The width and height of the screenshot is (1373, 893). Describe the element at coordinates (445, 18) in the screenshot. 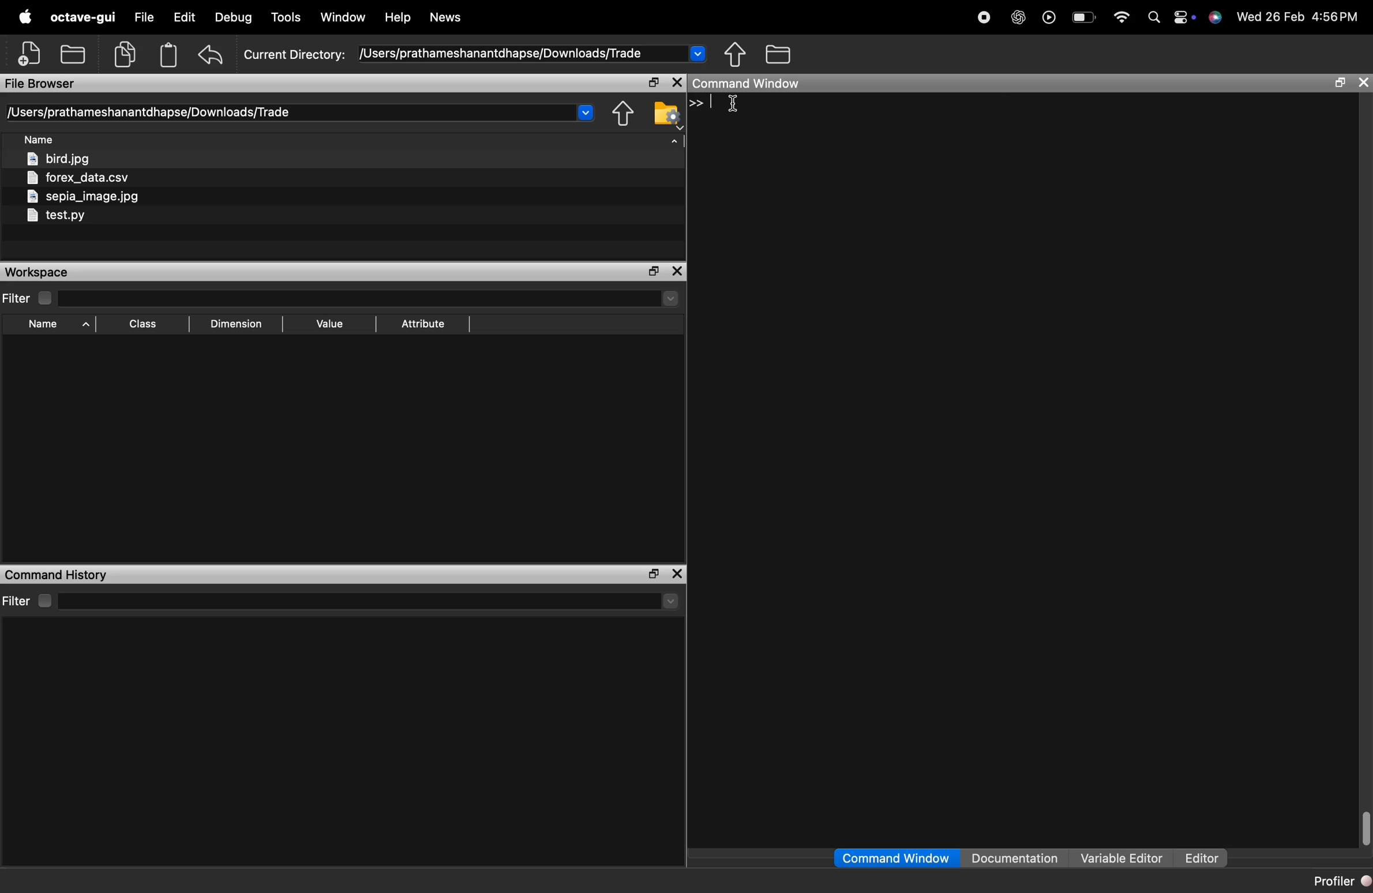

I see `News` at that location.